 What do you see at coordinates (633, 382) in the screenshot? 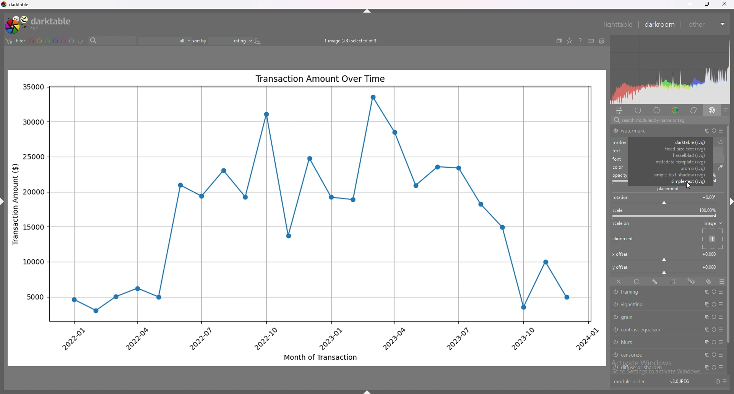
I see `module order` at bounding box center [633, 382].